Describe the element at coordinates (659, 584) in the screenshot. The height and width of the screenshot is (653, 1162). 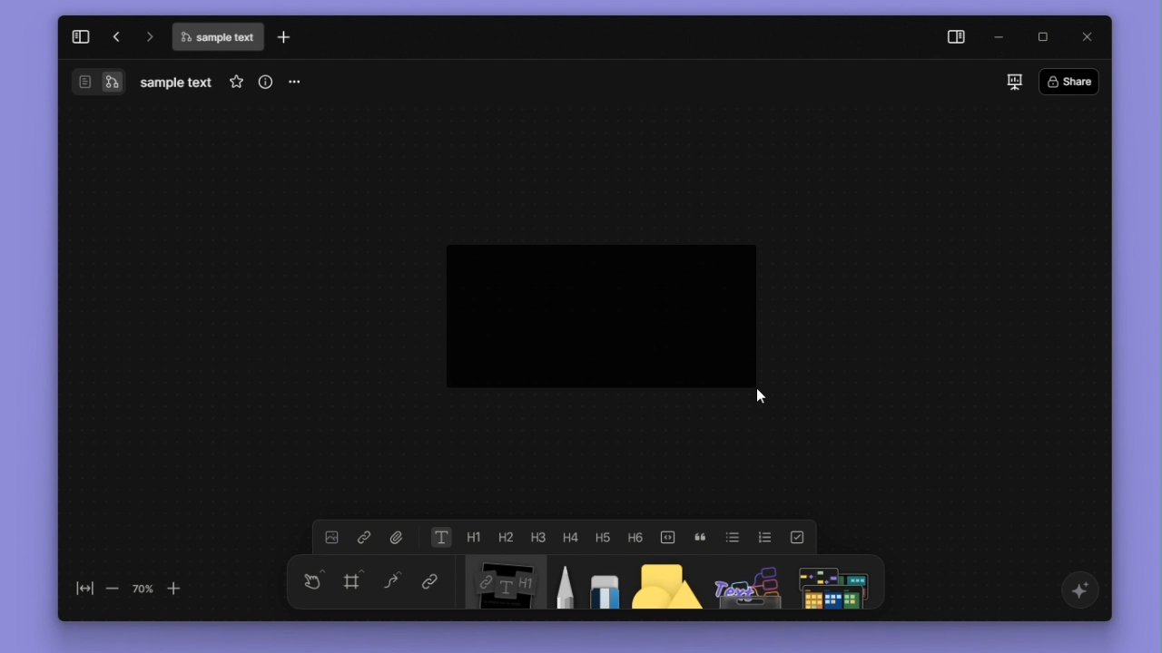
I see `shape` at that location.